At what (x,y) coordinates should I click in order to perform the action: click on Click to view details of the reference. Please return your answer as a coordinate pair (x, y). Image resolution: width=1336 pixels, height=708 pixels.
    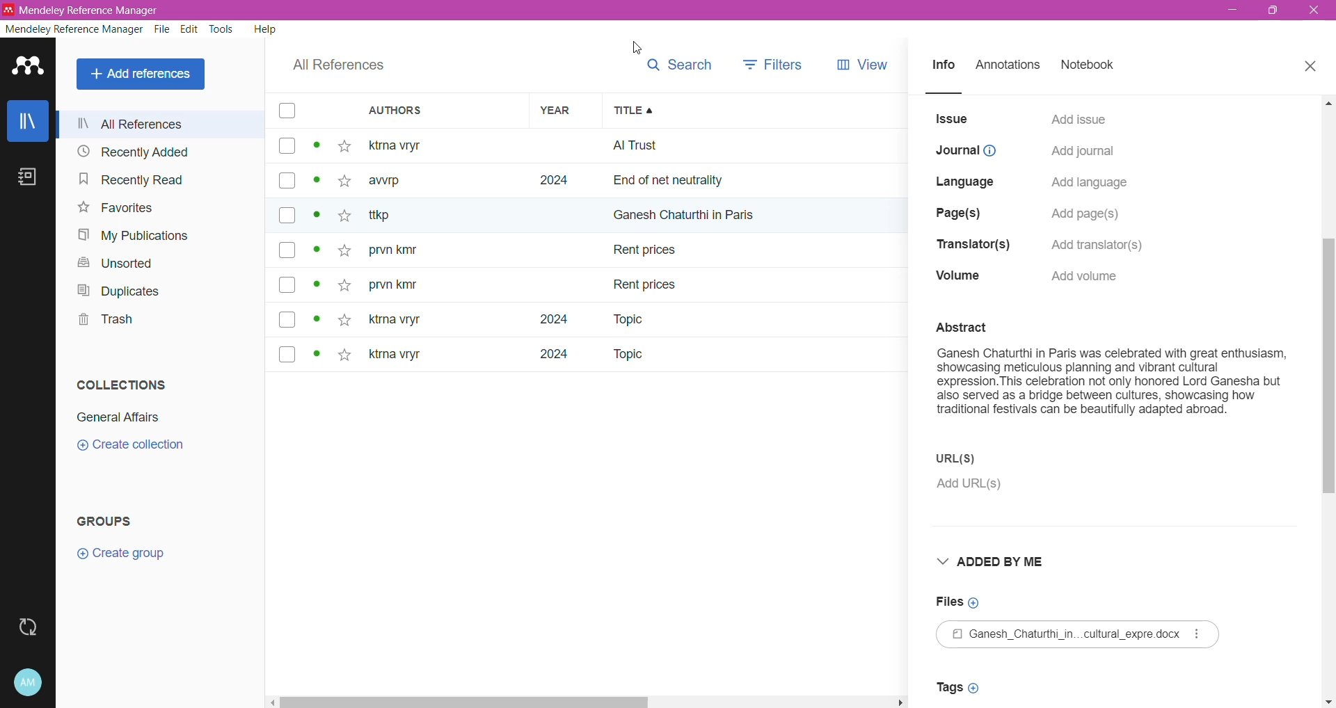
    Looking at the image, I should click on (319, 252).